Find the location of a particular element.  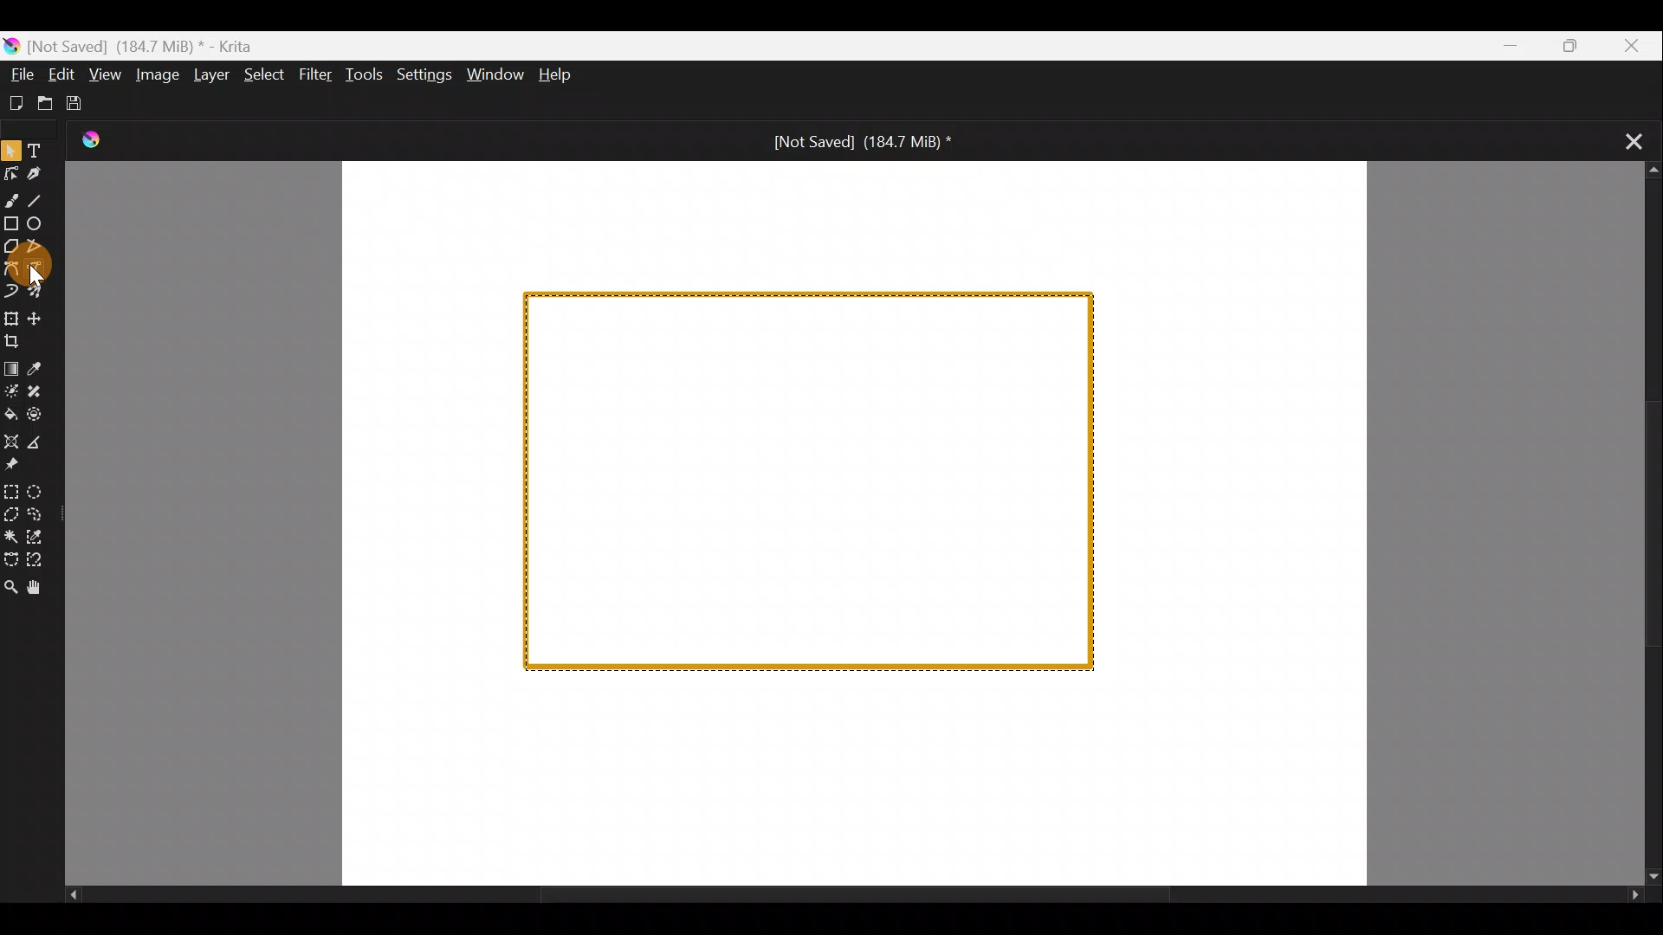

Dynamic brush tool is located at coordinates (11, 292).